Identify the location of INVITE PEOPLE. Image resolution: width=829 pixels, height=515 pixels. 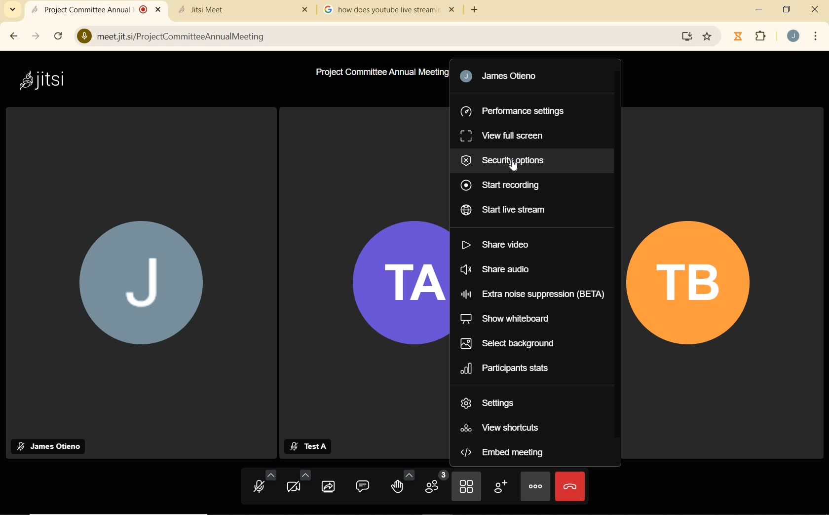
(500, 487).